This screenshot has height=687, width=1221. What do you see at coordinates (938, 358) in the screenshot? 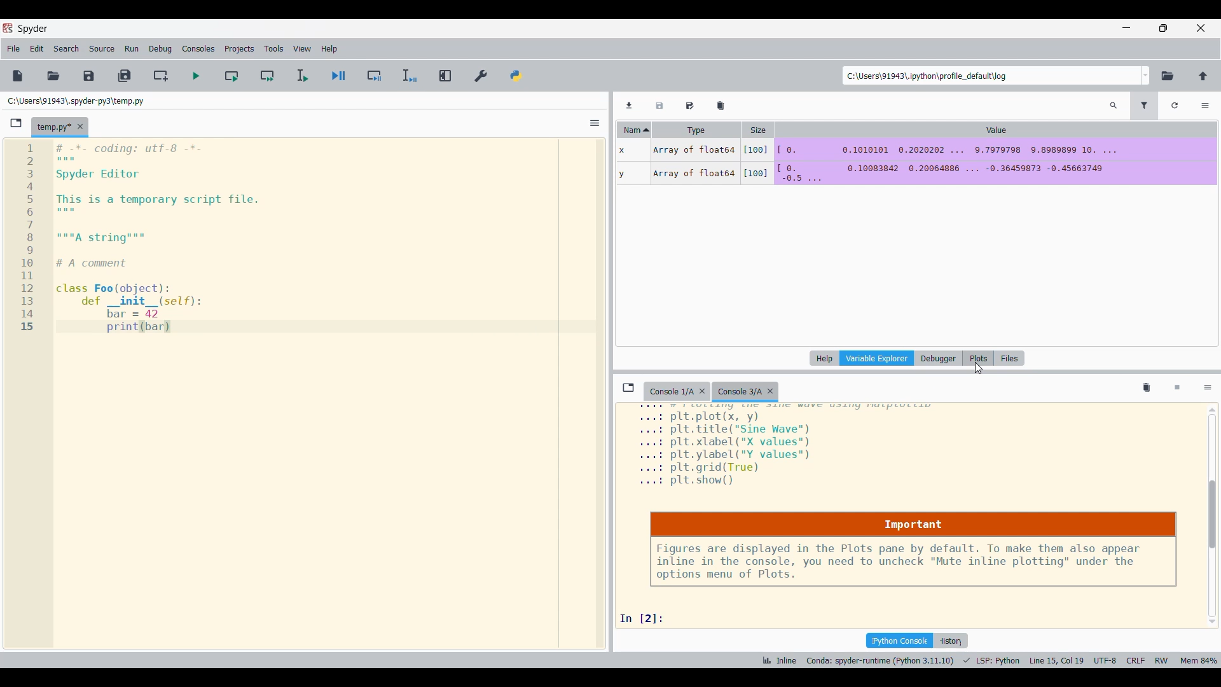
I see `Debugger` at bounding box center [938, 358].